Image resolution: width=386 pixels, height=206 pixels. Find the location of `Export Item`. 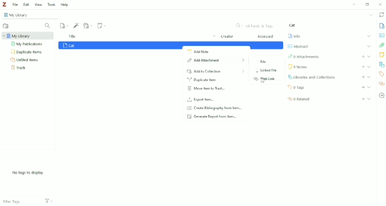

Export Item is located at coordinates (201, 99).